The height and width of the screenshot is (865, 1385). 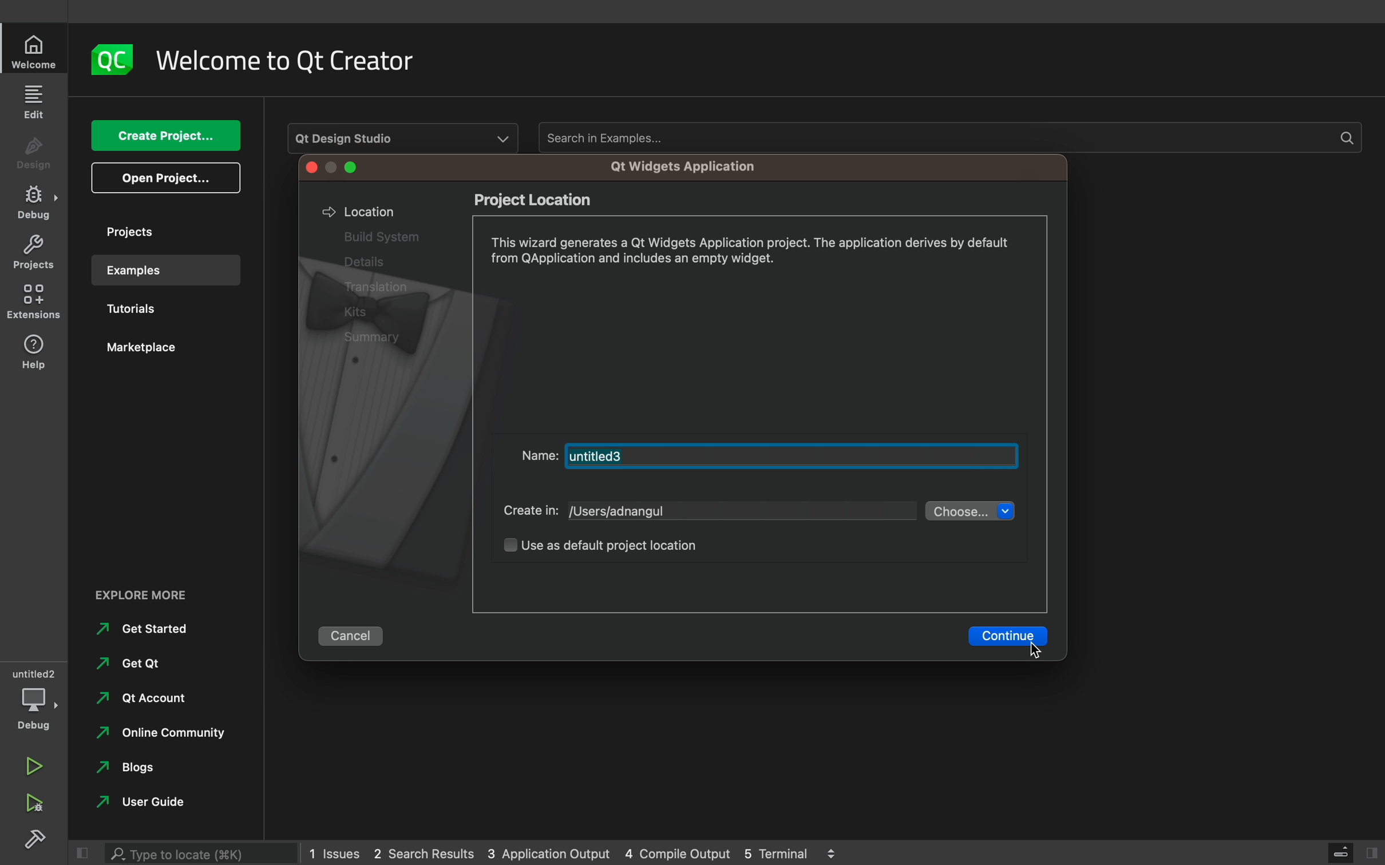 What do you see at coordinates (401, 133) in the screenshot?
I see `Qt Design` at bounding box center [401, 133].